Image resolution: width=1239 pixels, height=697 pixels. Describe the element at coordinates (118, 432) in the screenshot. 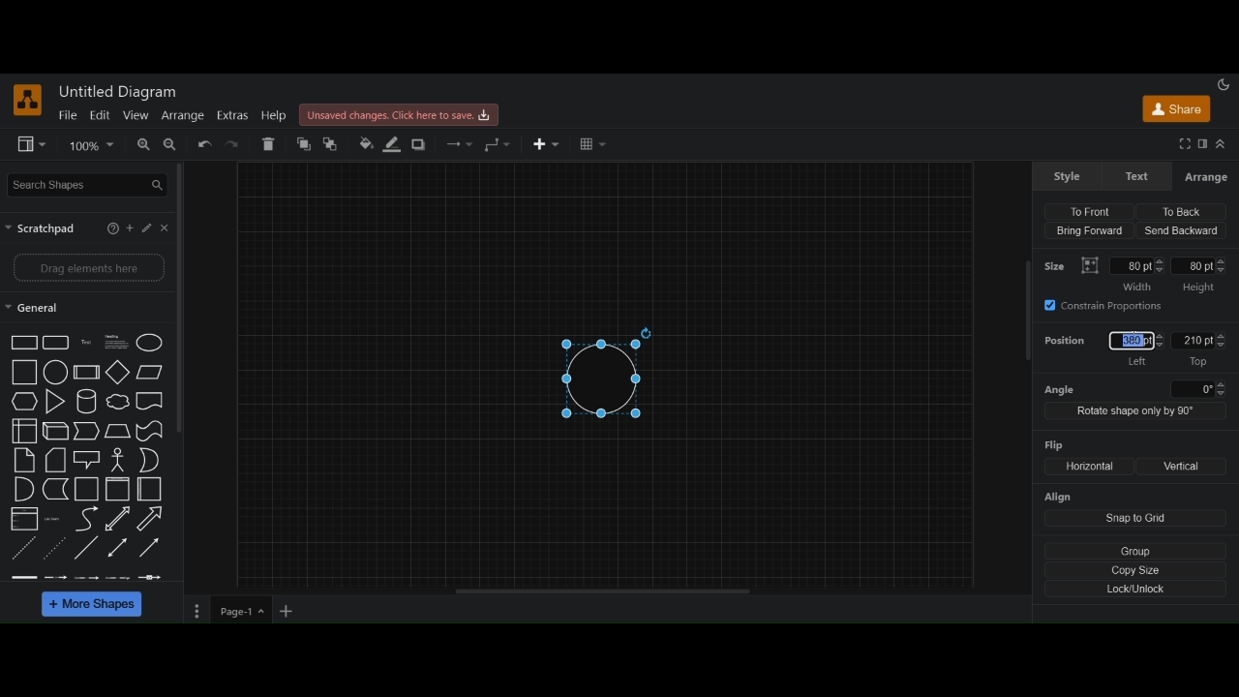

I see `Rombus` at that location.